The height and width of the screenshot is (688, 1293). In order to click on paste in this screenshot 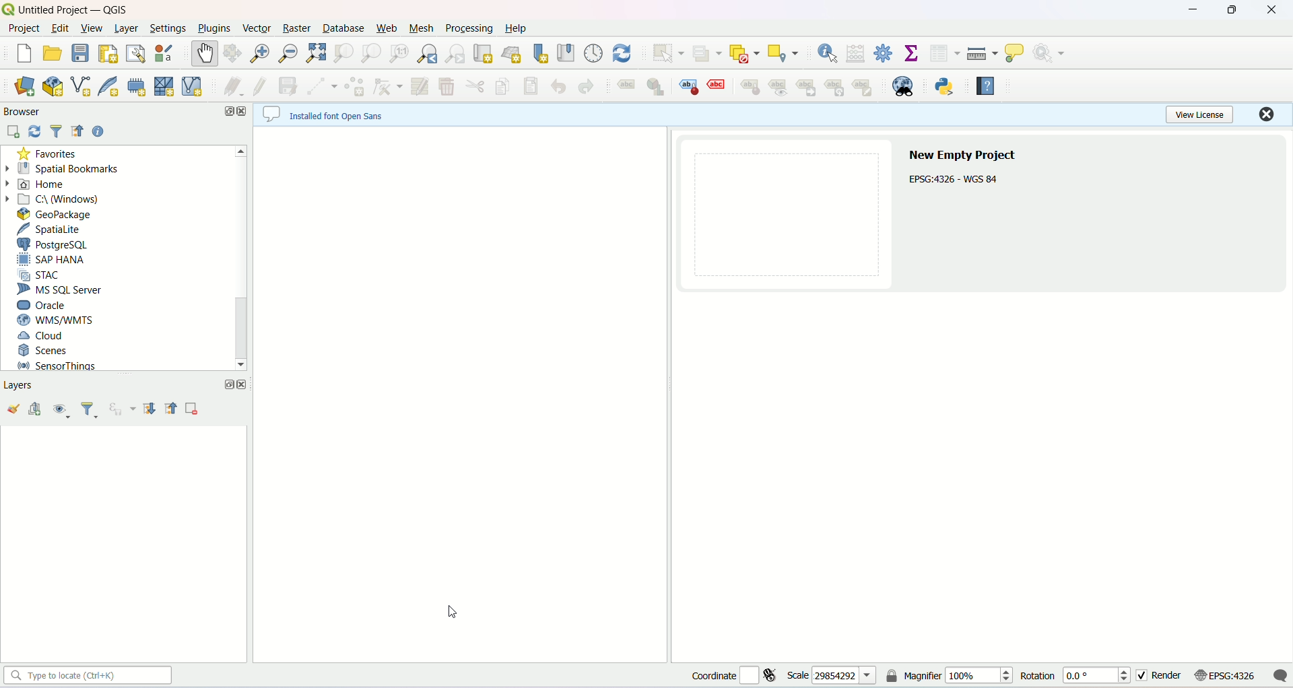, I will do `click(530, 85)`.